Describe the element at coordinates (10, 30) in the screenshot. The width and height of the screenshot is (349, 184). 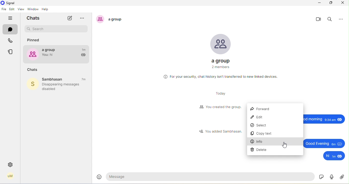
I see `chat` at that location.